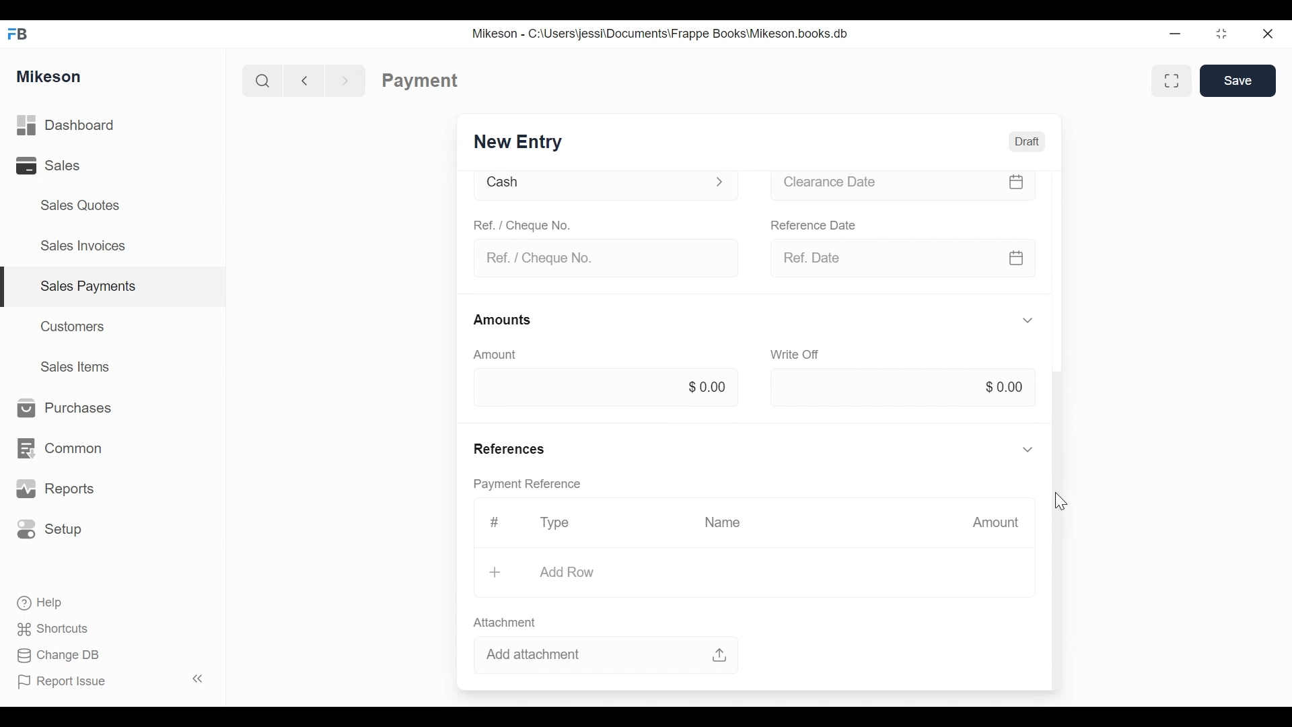  What do you see at coordinates (495, 353) in the screenshot?
I see `amount` at bounding box center [495, 353].